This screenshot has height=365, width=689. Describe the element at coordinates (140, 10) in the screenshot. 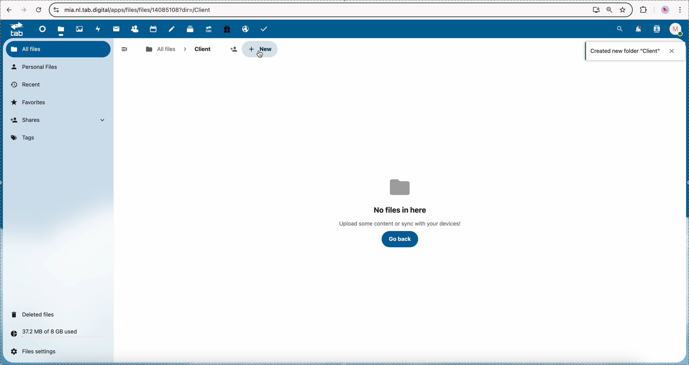

I see `url` at that location.